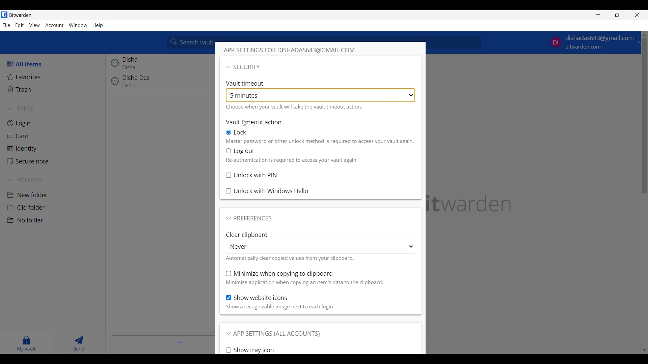 The width and height of the screenshot is (648, 364). I want to click on File menu, so click(6, 25).